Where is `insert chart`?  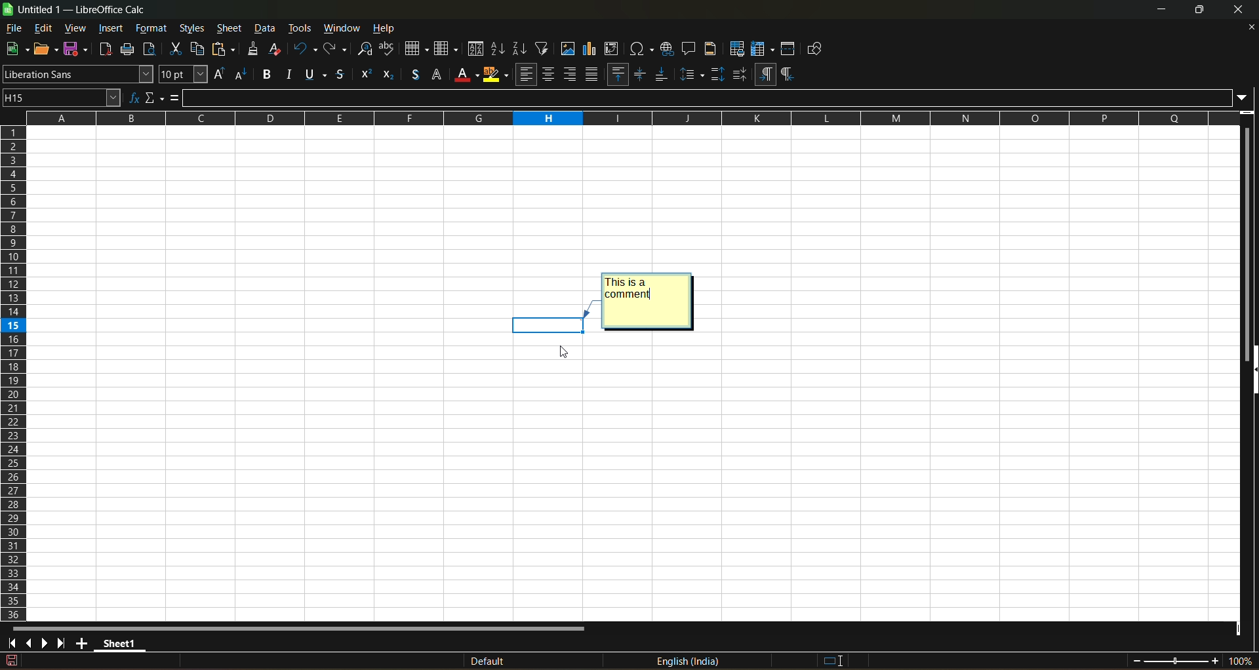
insert chart is located at coordinates (590, 49).